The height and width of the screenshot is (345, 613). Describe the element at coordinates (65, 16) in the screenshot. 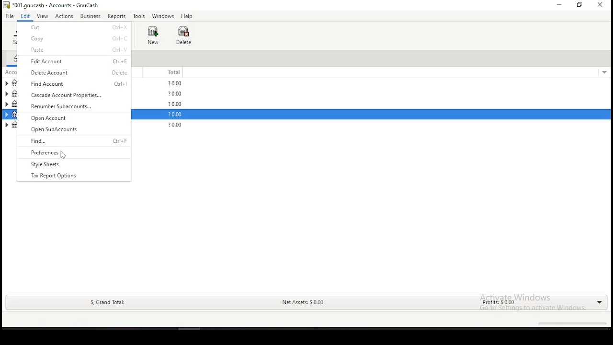

I see `actions` at that location.